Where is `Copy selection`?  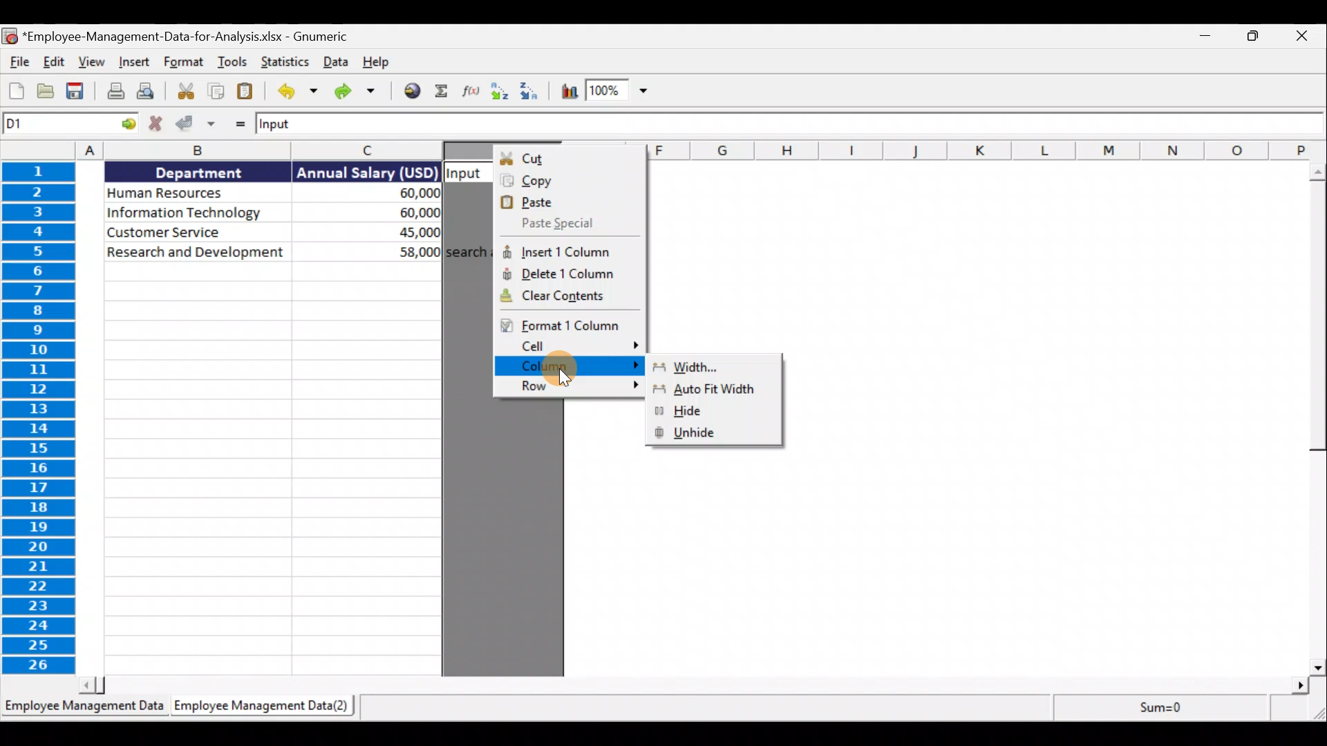
Copy selection is located at coordinates (218, 91).